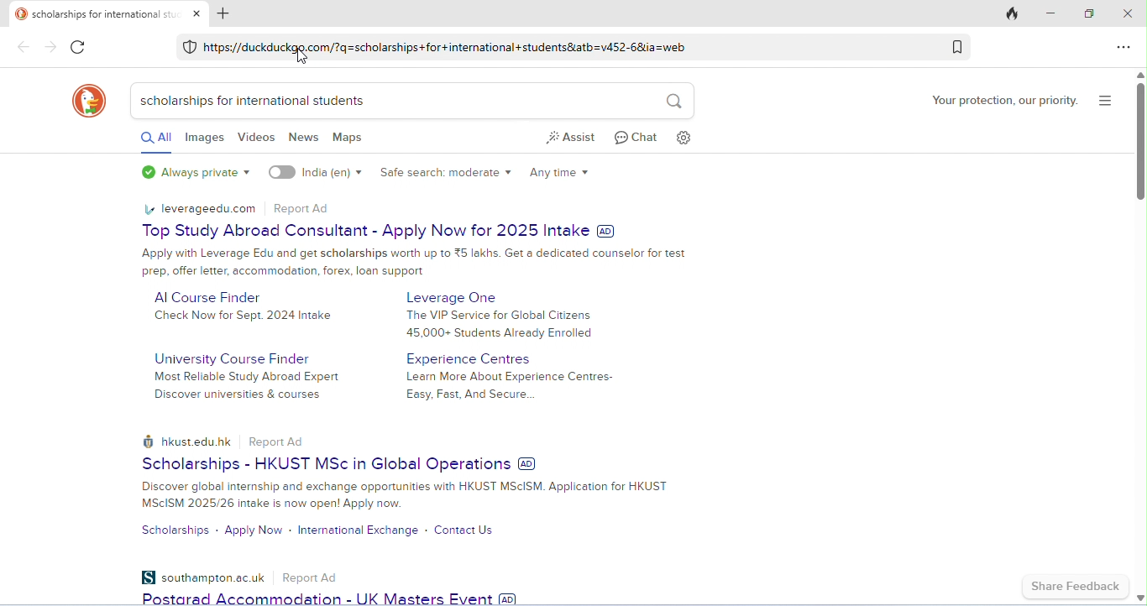 Image resolution: width=1147 pixels, height=606 pixels. What do you see at coordinates (300, 208) in the screenshot?
I see `report Ad` at bounding box center [300, 208].